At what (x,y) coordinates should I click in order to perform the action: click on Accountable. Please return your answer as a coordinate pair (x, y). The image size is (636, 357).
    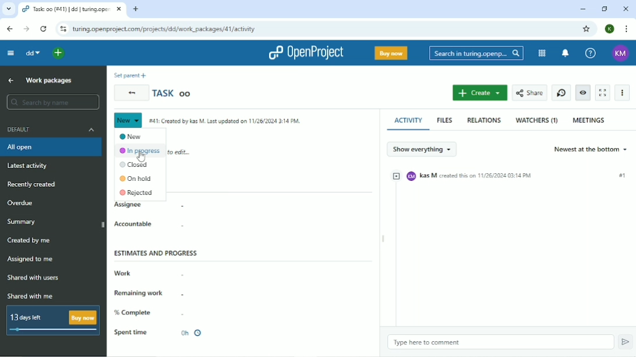
    Looking at the image, I should click on (135, 224).